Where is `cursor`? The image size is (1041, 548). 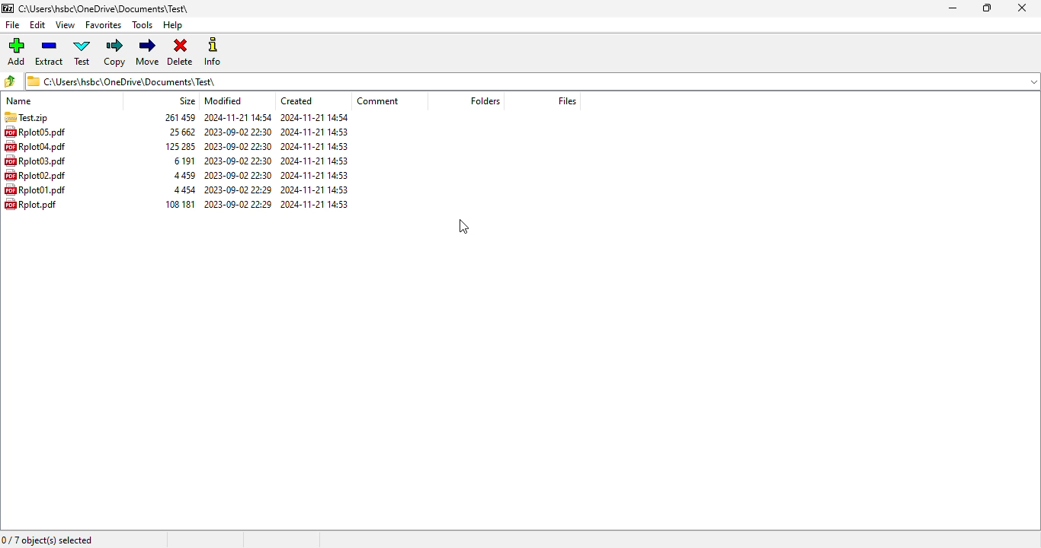 cursor is located at coordinates (463, 227).